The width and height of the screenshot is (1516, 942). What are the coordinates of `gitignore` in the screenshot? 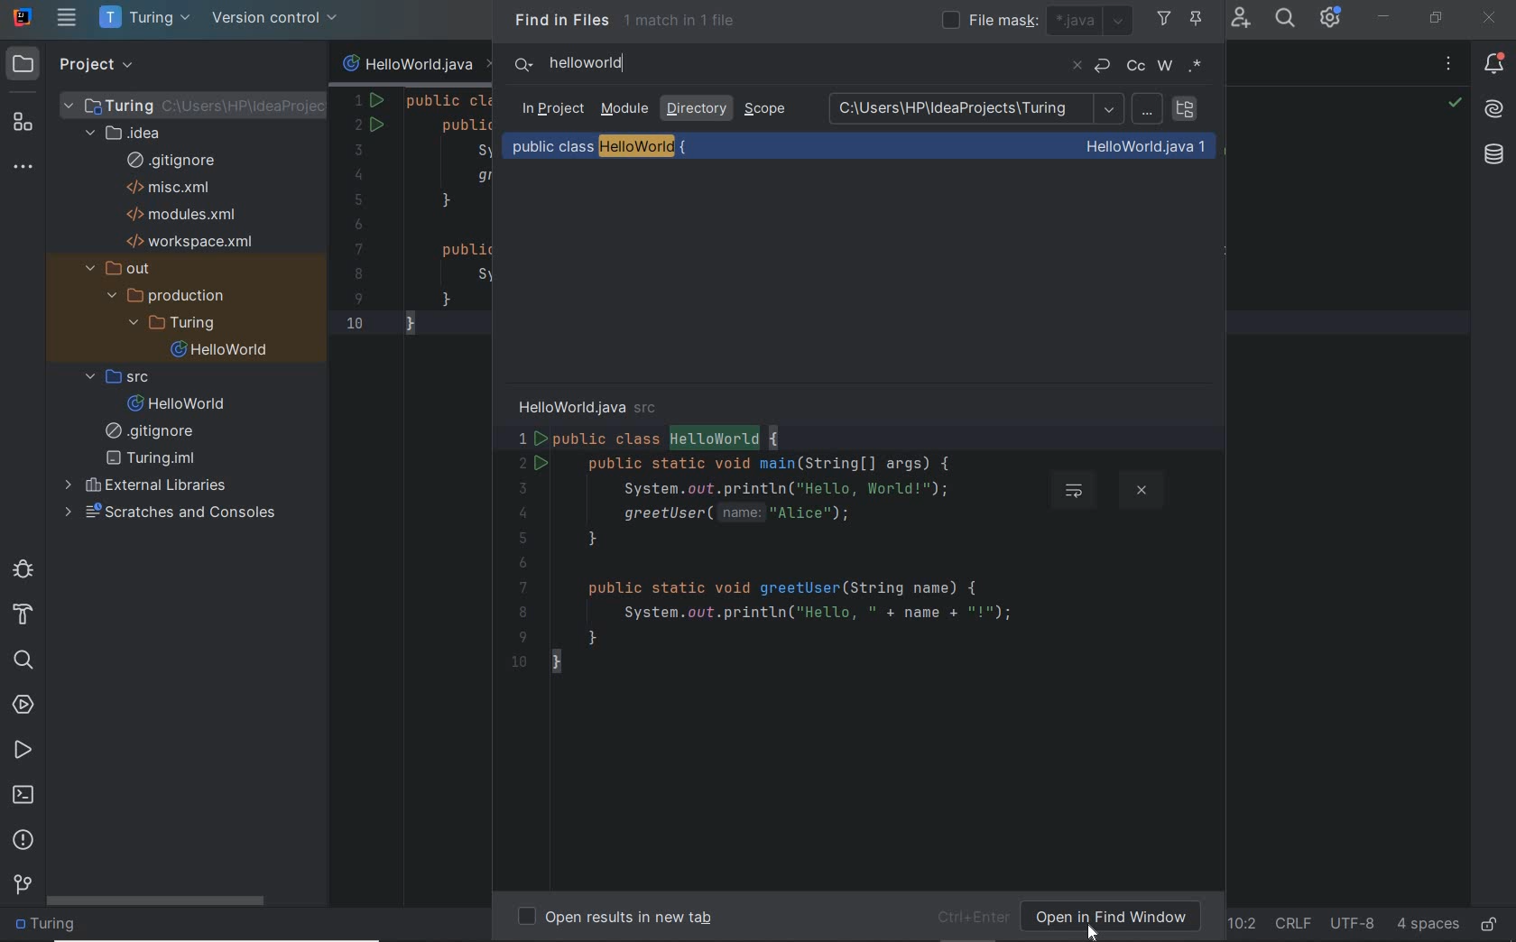 It's located at (177, 160).